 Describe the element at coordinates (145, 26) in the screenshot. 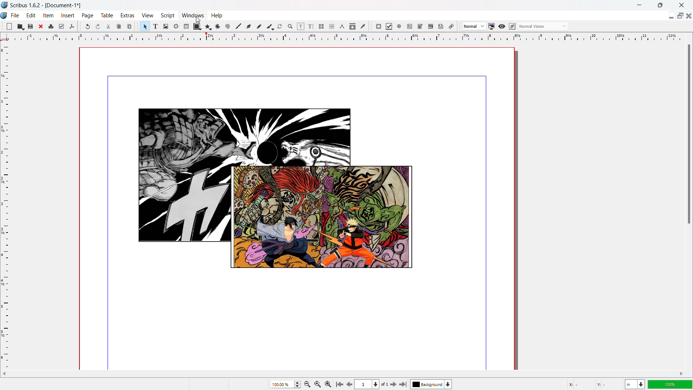

I see `select items` at that location.